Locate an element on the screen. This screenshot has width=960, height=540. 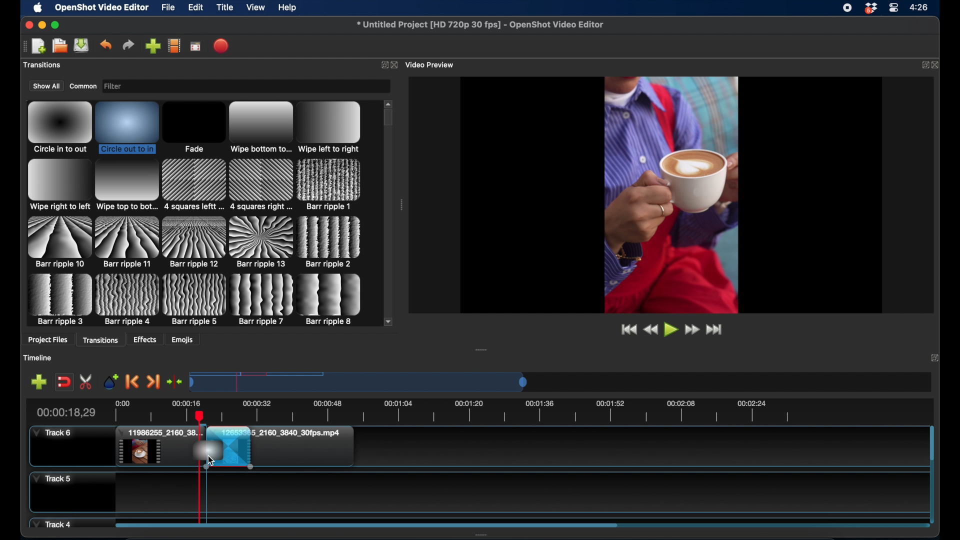
add marker is located at coordinates (38, 381).